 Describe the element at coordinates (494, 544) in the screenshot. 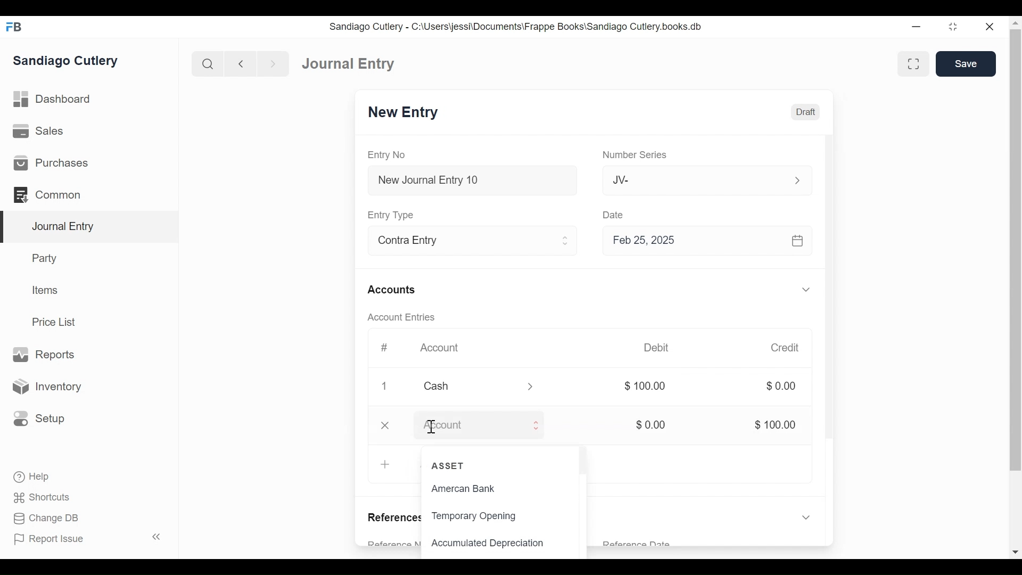

I see `Accumulated Depreciation` at that location.